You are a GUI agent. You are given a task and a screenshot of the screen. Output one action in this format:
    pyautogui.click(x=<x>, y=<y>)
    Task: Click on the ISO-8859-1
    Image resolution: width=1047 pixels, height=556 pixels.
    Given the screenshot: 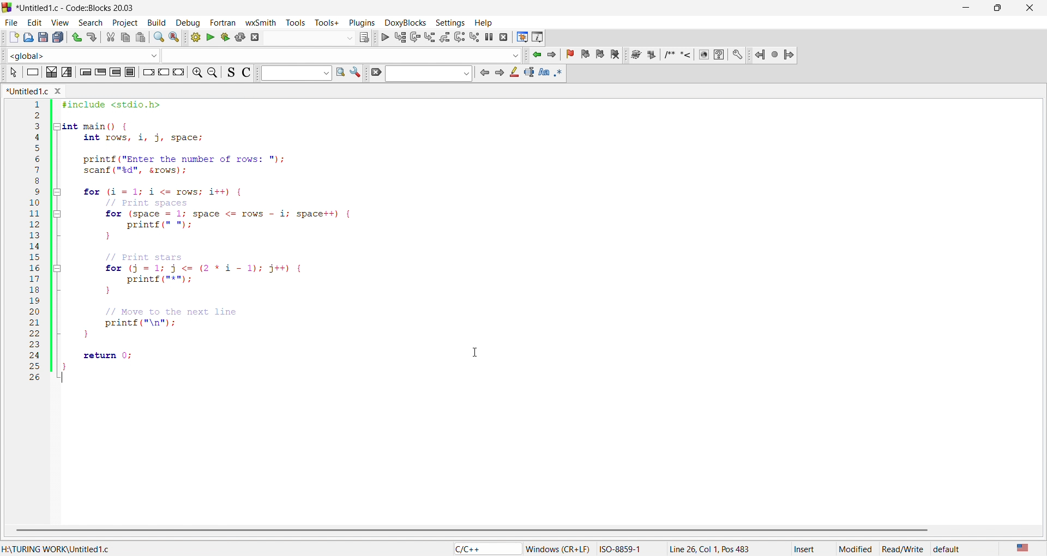 What is the action you would take?
    pyautogui.click(x=627, y=548)
    